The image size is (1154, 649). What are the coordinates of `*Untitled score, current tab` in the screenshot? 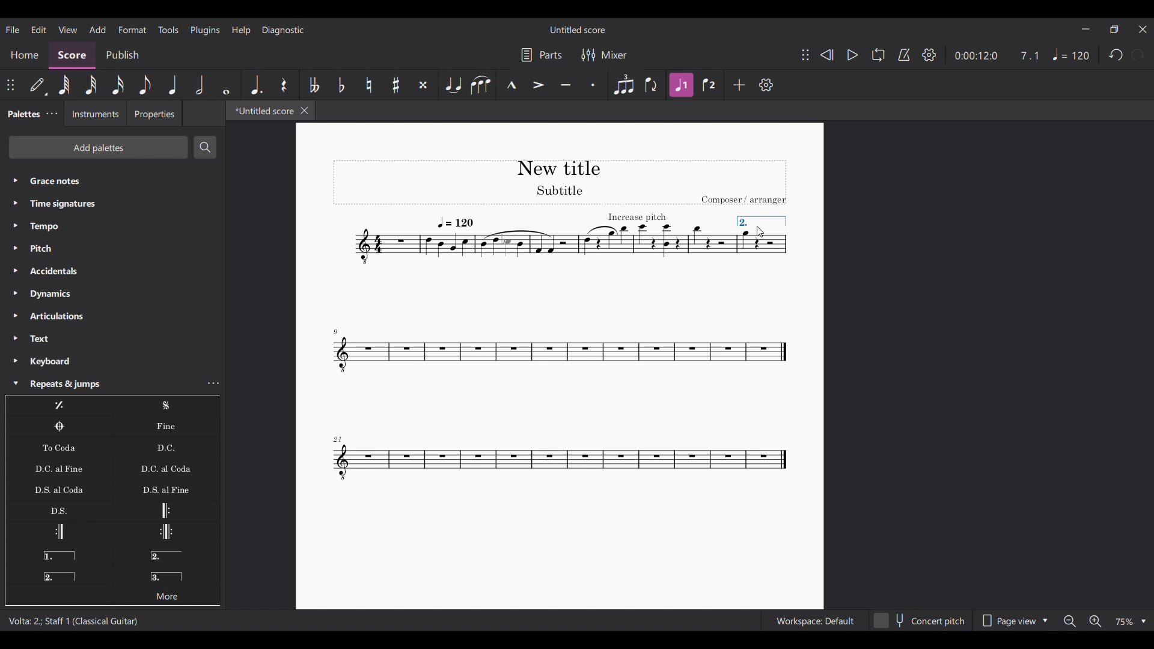 It's located at (262, 110).